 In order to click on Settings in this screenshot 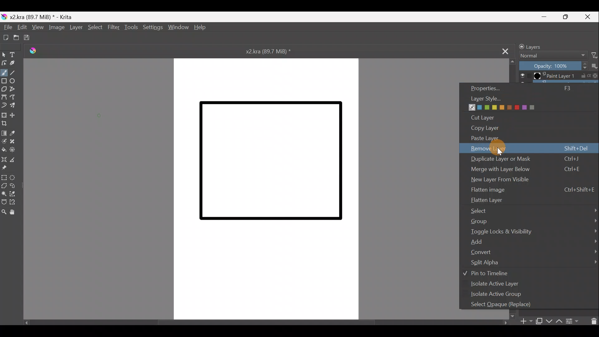, I will do `click(152, 28)`.